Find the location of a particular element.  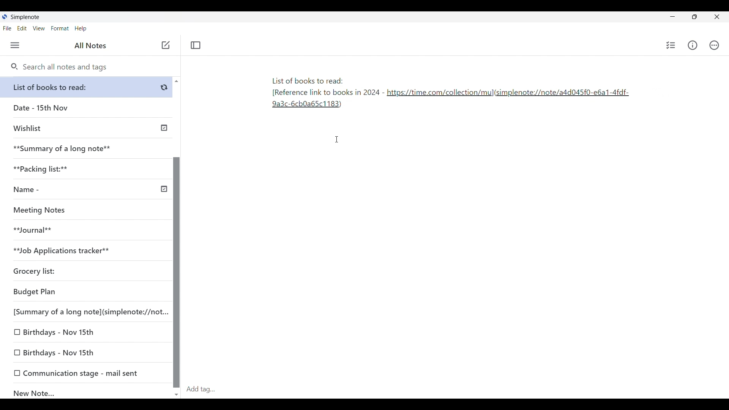

Toggle focus mode is located at coordinates (196, 45).